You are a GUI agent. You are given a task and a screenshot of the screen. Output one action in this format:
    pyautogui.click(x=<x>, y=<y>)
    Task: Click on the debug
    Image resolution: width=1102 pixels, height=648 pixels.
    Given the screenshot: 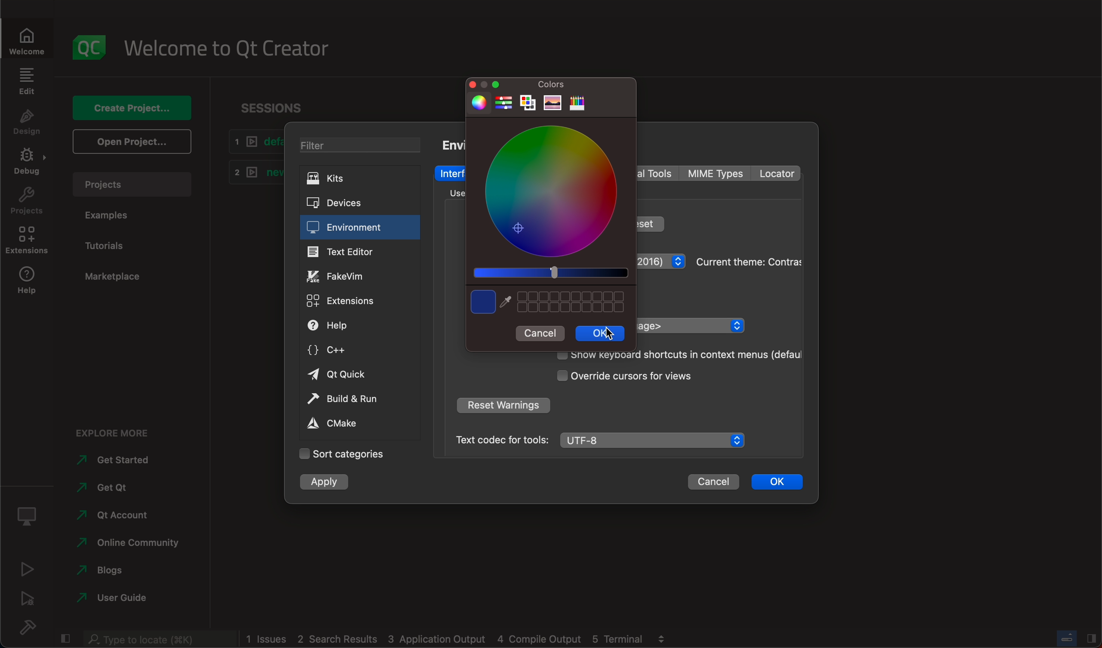 What is the action you would take?
    pyautogui.click(x=30, y=164)
    